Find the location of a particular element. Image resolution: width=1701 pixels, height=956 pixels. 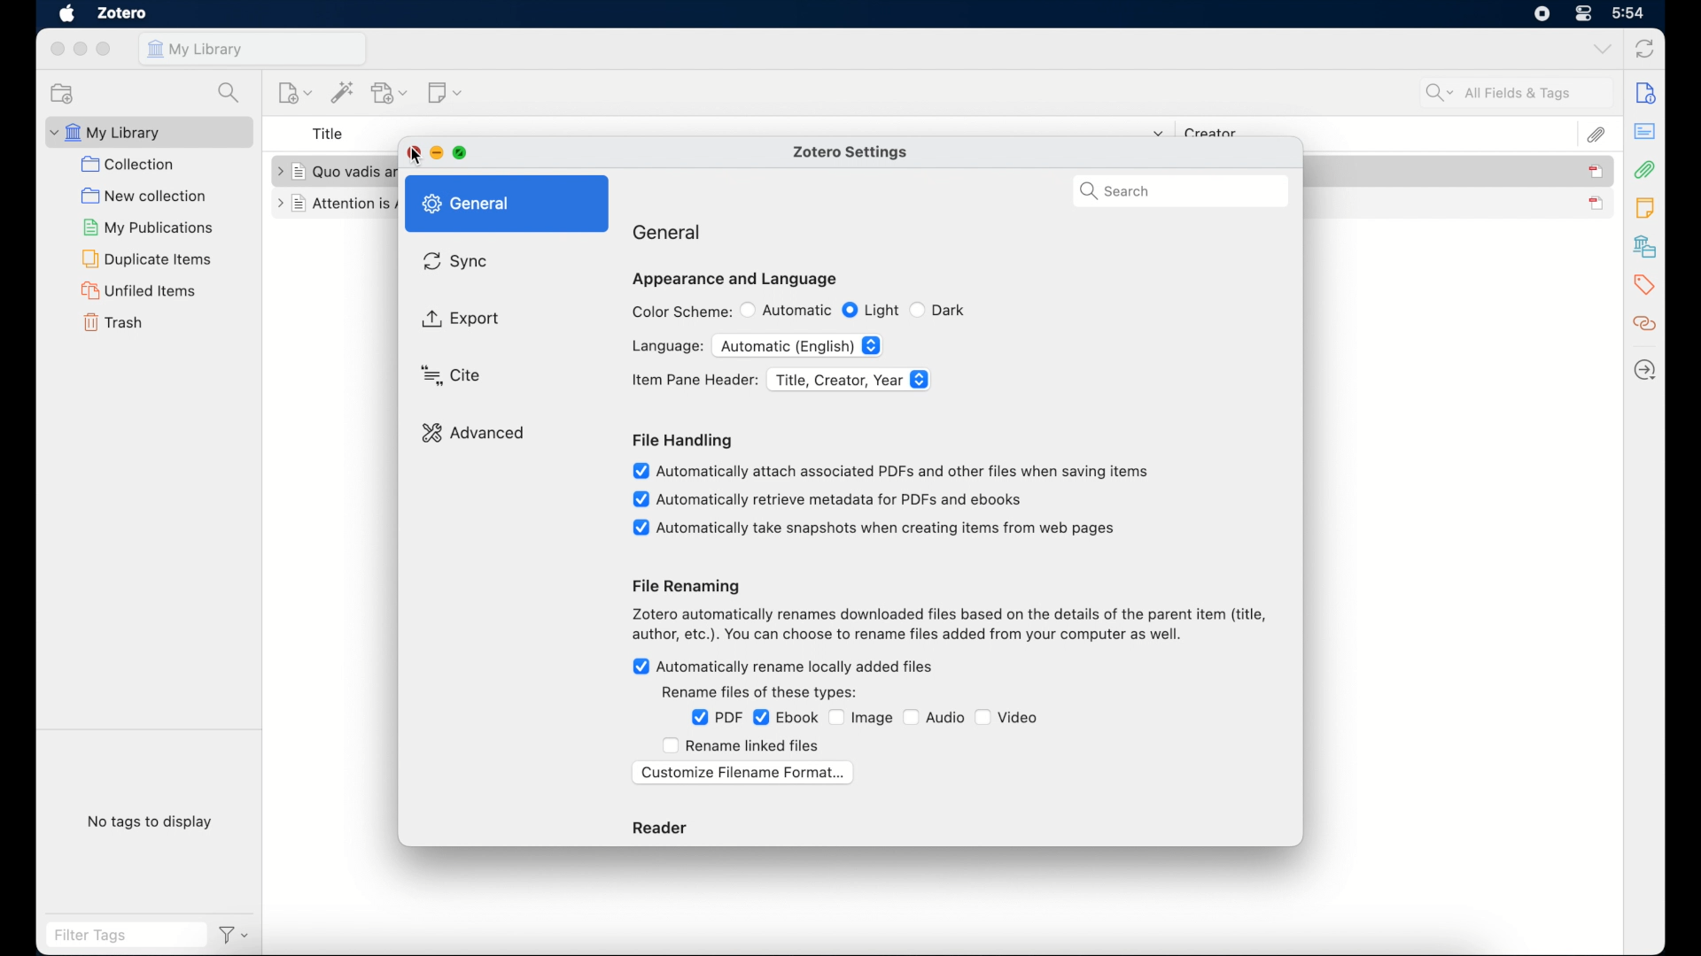

ebook is located at coordinates (786, 718).